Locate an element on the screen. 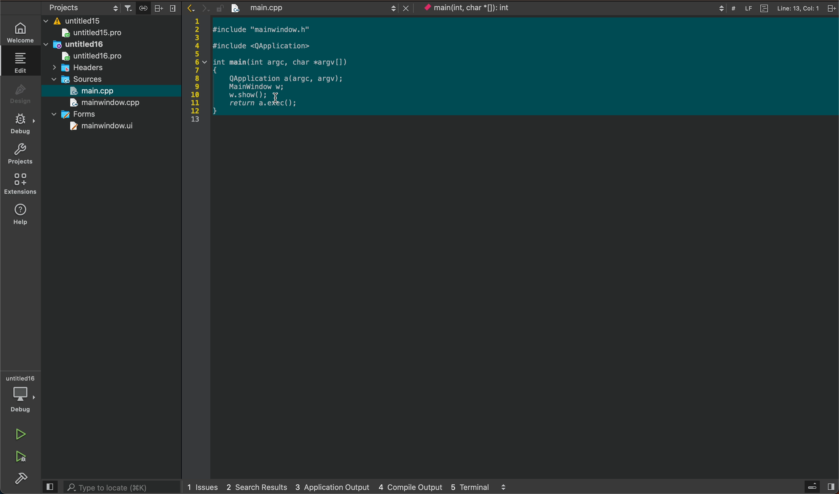  files and folders is located at coordinates (110, 22).